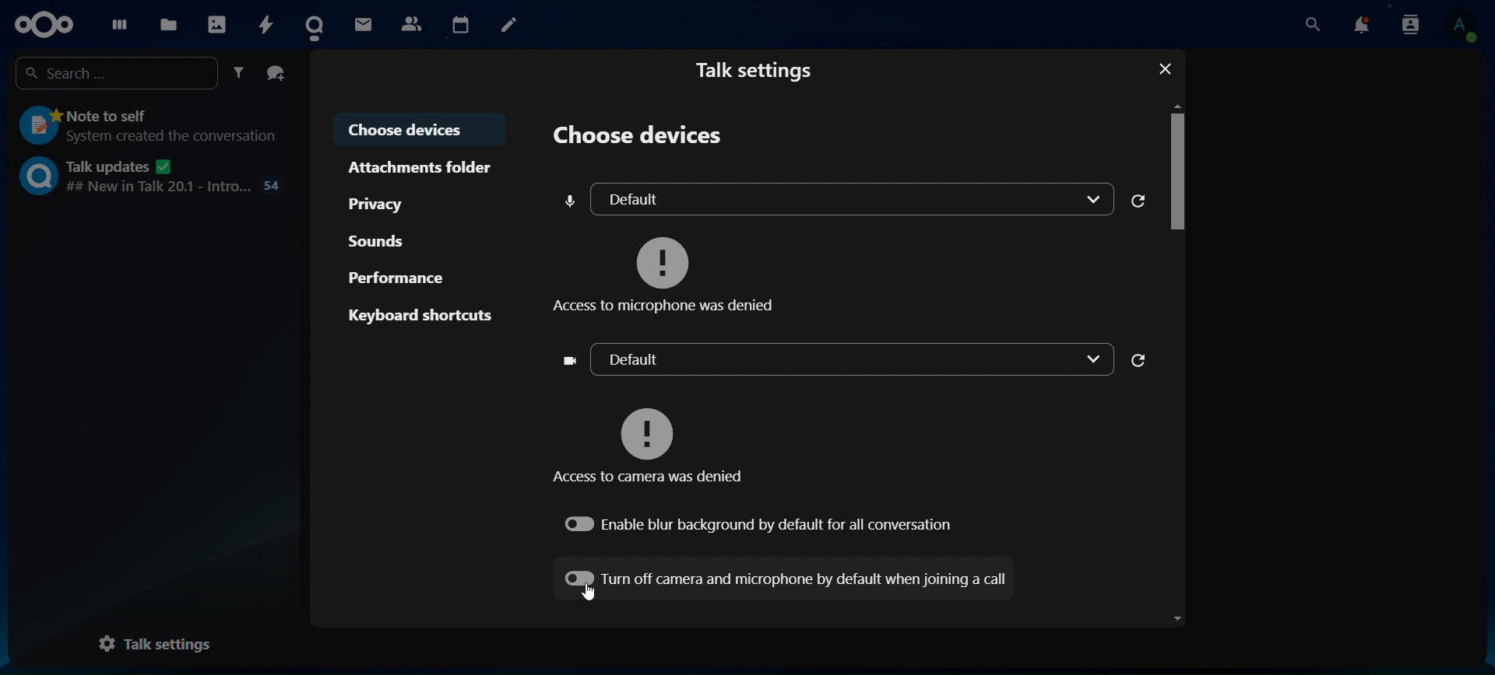 Image resolution: width=1495 pixels, height=675 pixels. Describe the element at coordinates (1459, 26) in the screenshot. I see `view profile` at that location.